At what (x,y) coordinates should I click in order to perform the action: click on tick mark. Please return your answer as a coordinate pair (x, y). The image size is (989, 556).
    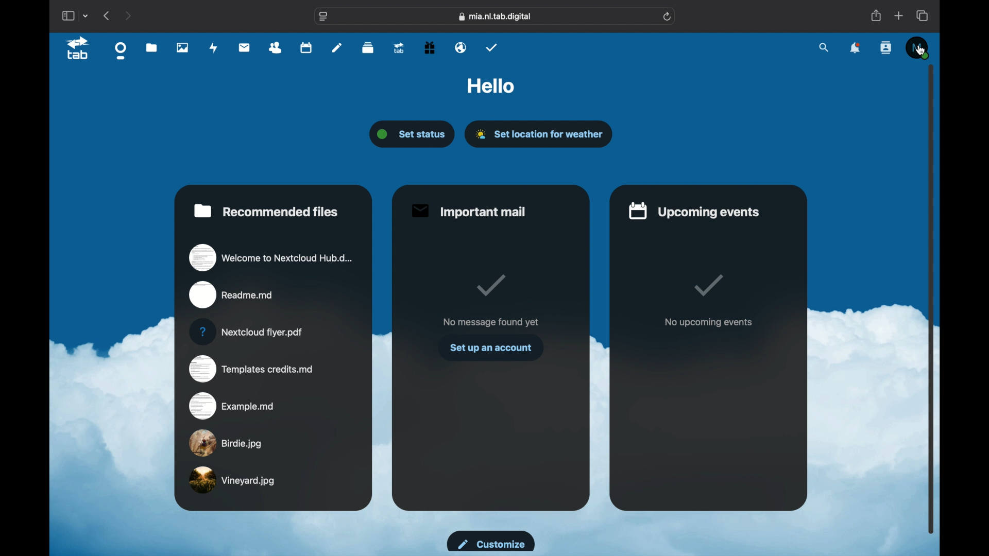
    Looking at the image, I should click on (710, 286).